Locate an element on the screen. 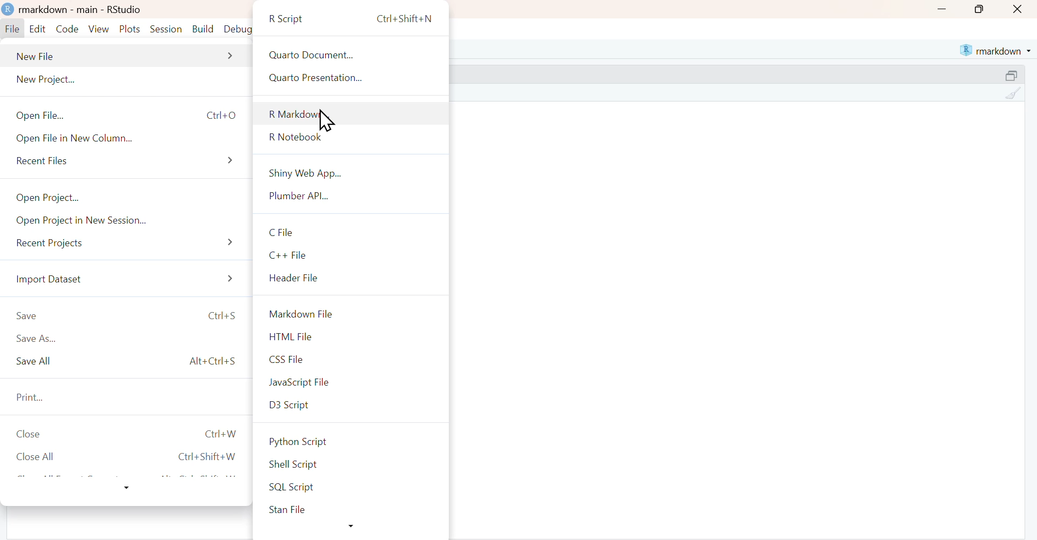 The image size is (1037, 540). Debug is located at coordinates (238, 30).